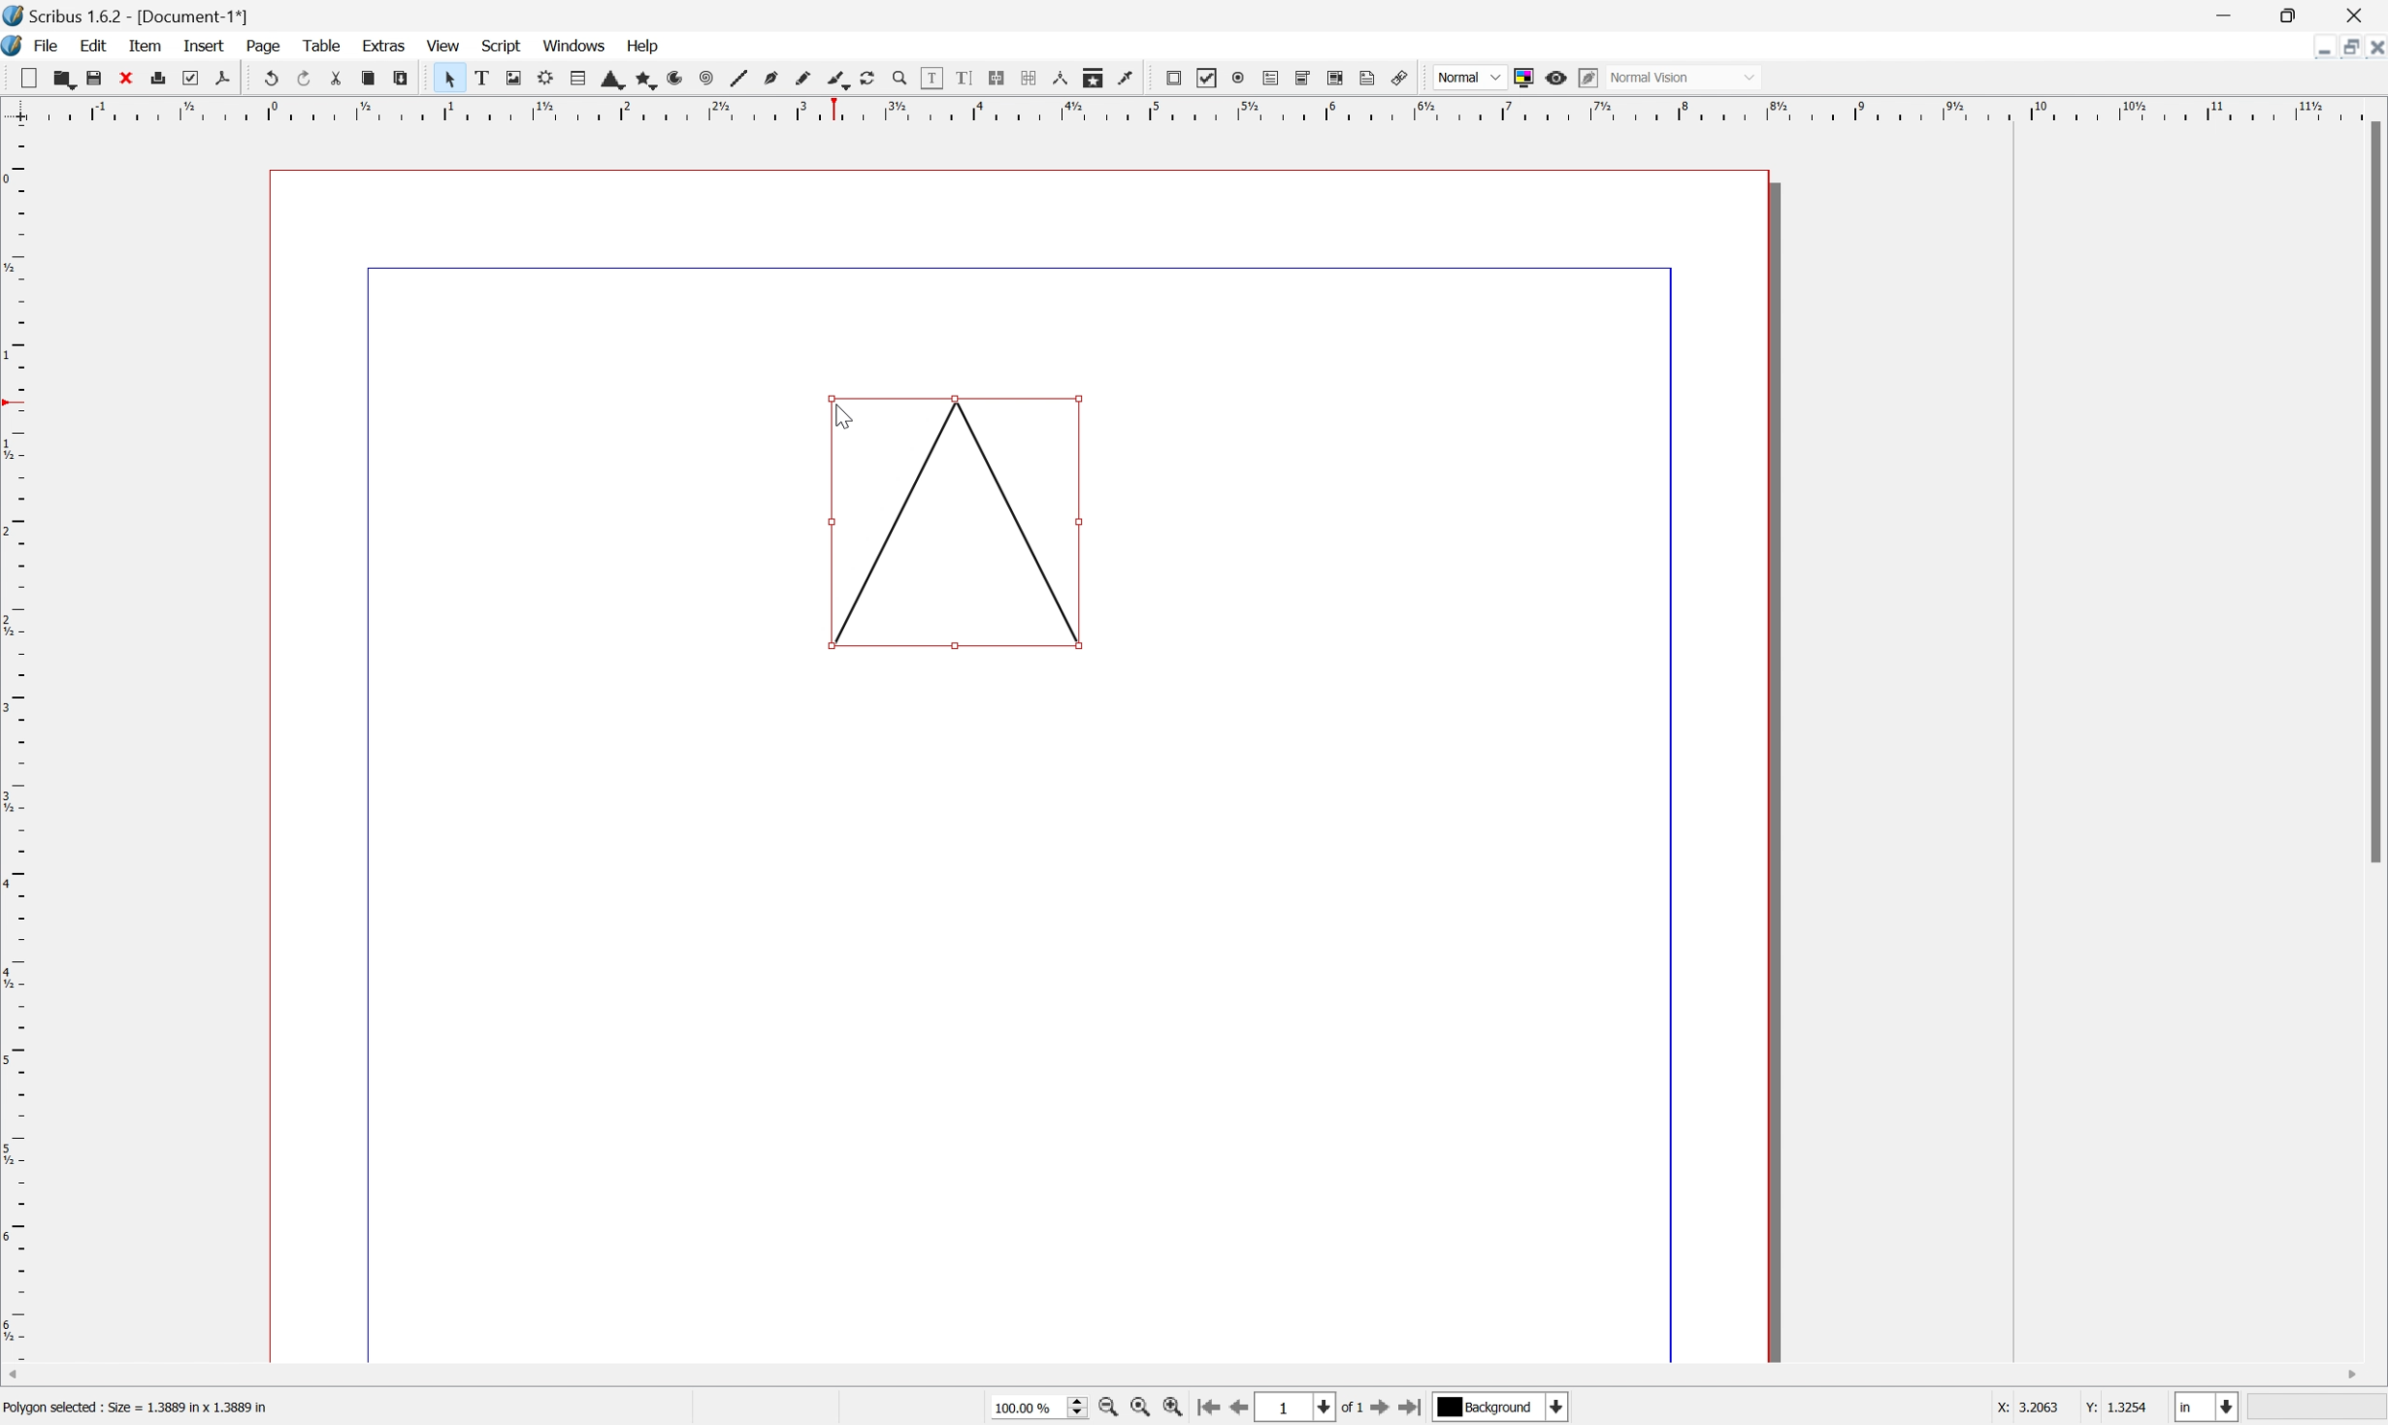 This screenshot has width=2388, height=1425. Describe the element at coordinates (15, 744) in the screenshot. I see `Scale` at that location.